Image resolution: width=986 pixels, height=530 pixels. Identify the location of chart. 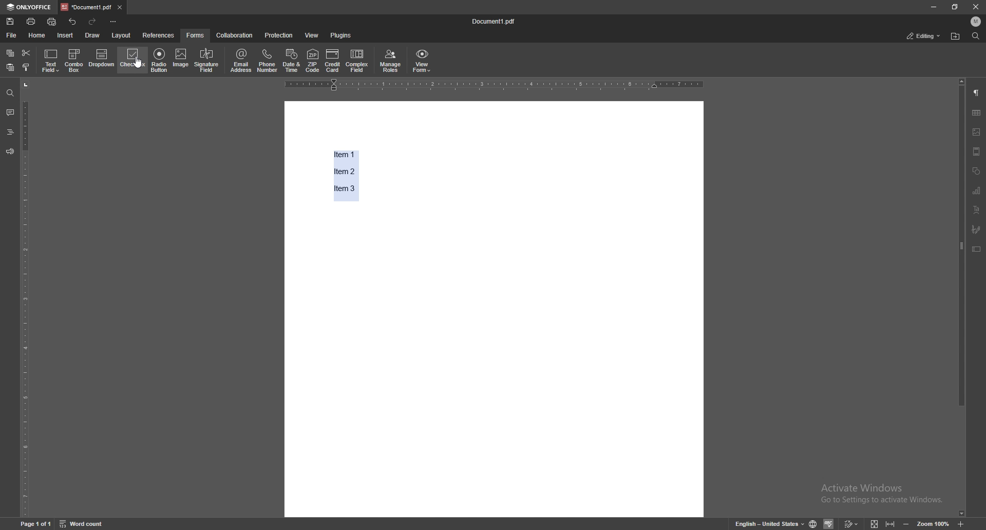
(977, 191).